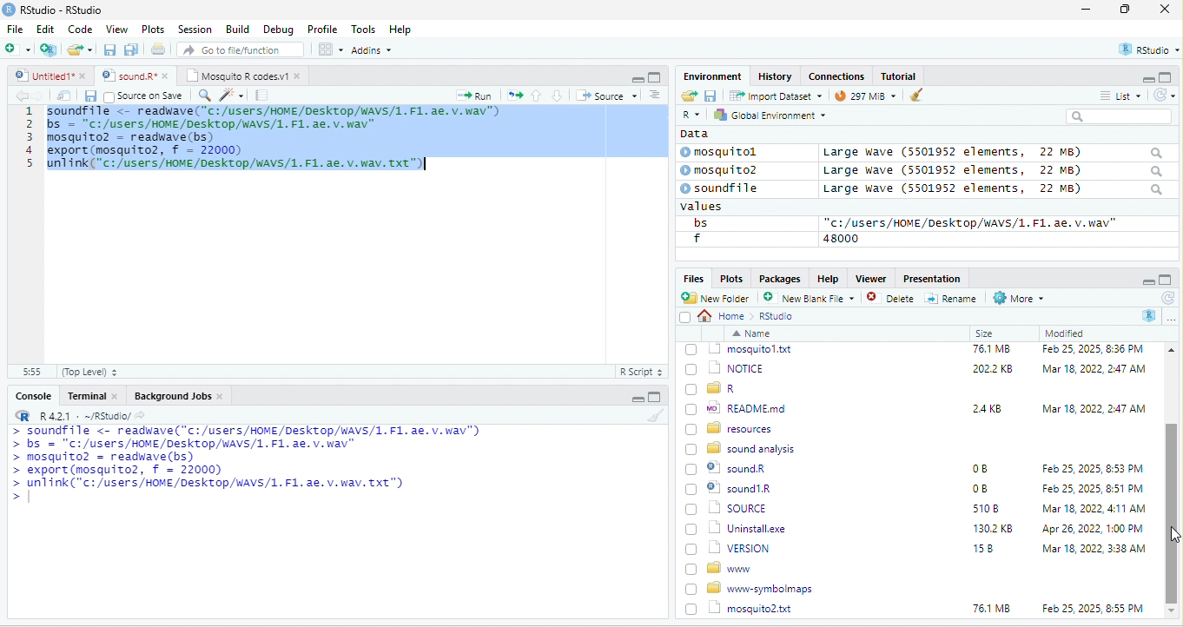  Describe the element at coordinates (145, 97) in the screenshot. I see `source on Save` at that location.